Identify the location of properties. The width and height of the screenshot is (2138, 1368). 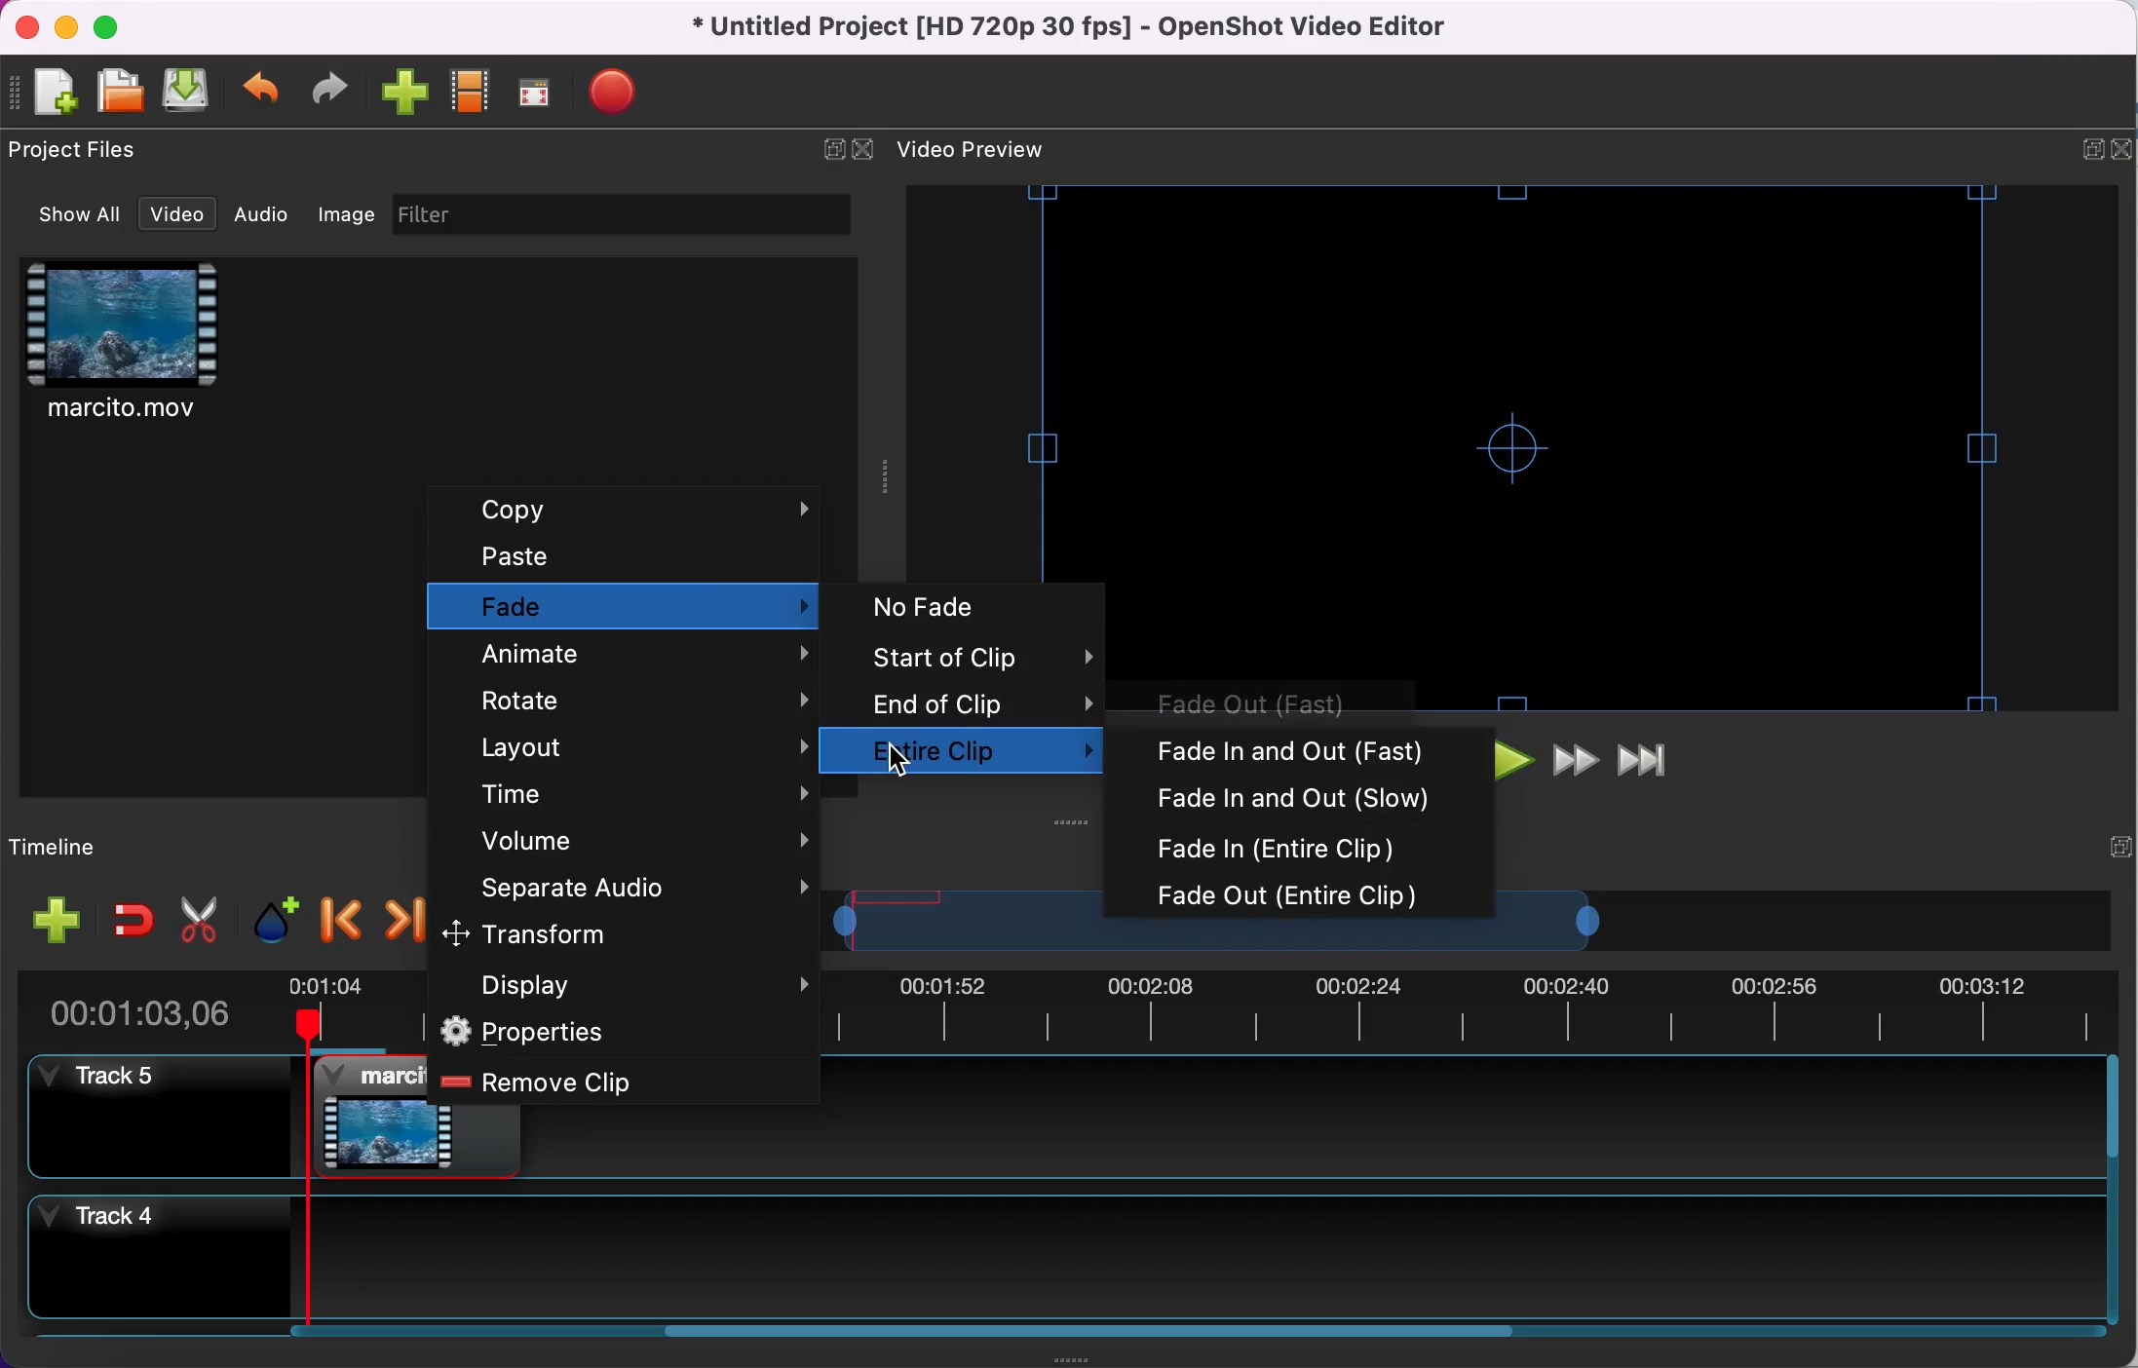
(602, 1034).